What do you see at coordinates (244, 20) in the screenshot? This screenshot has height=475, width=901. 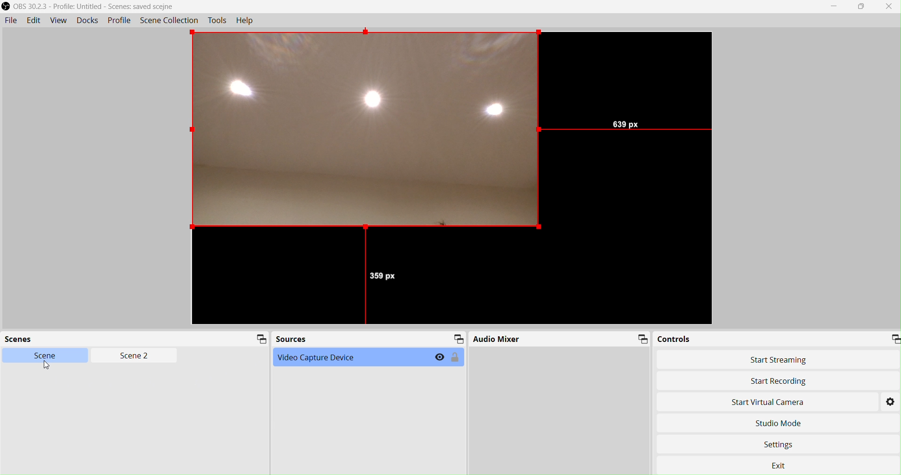 I see `Help` at bounding box center [244, 20].